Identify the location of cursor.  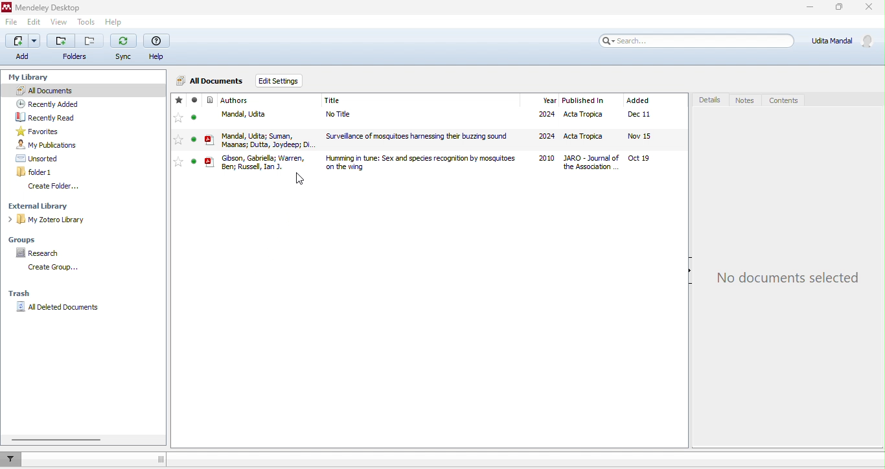
(298, 179).